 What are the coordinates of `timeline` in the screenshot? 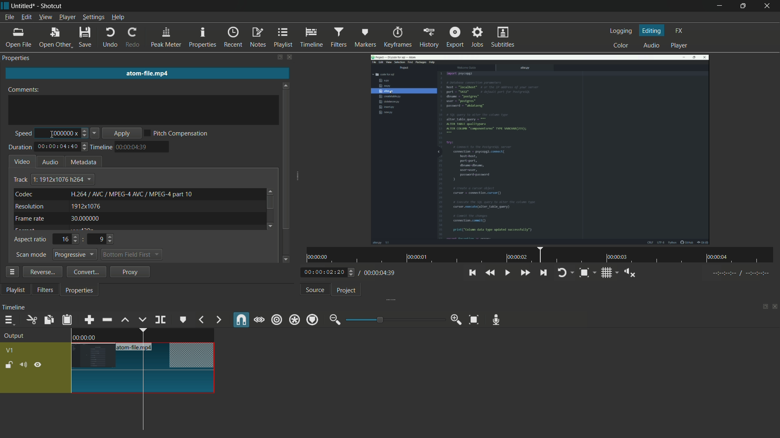 It's located at (14, 308).